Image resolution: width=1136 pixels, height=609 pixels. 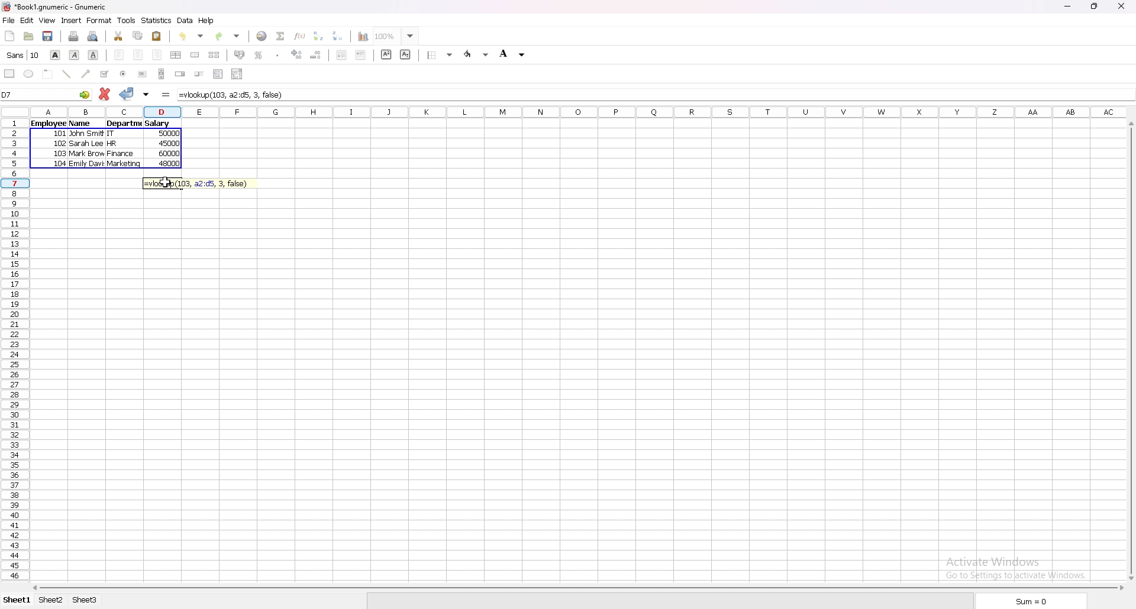 I want to click on department, so click(x=124, y=125).